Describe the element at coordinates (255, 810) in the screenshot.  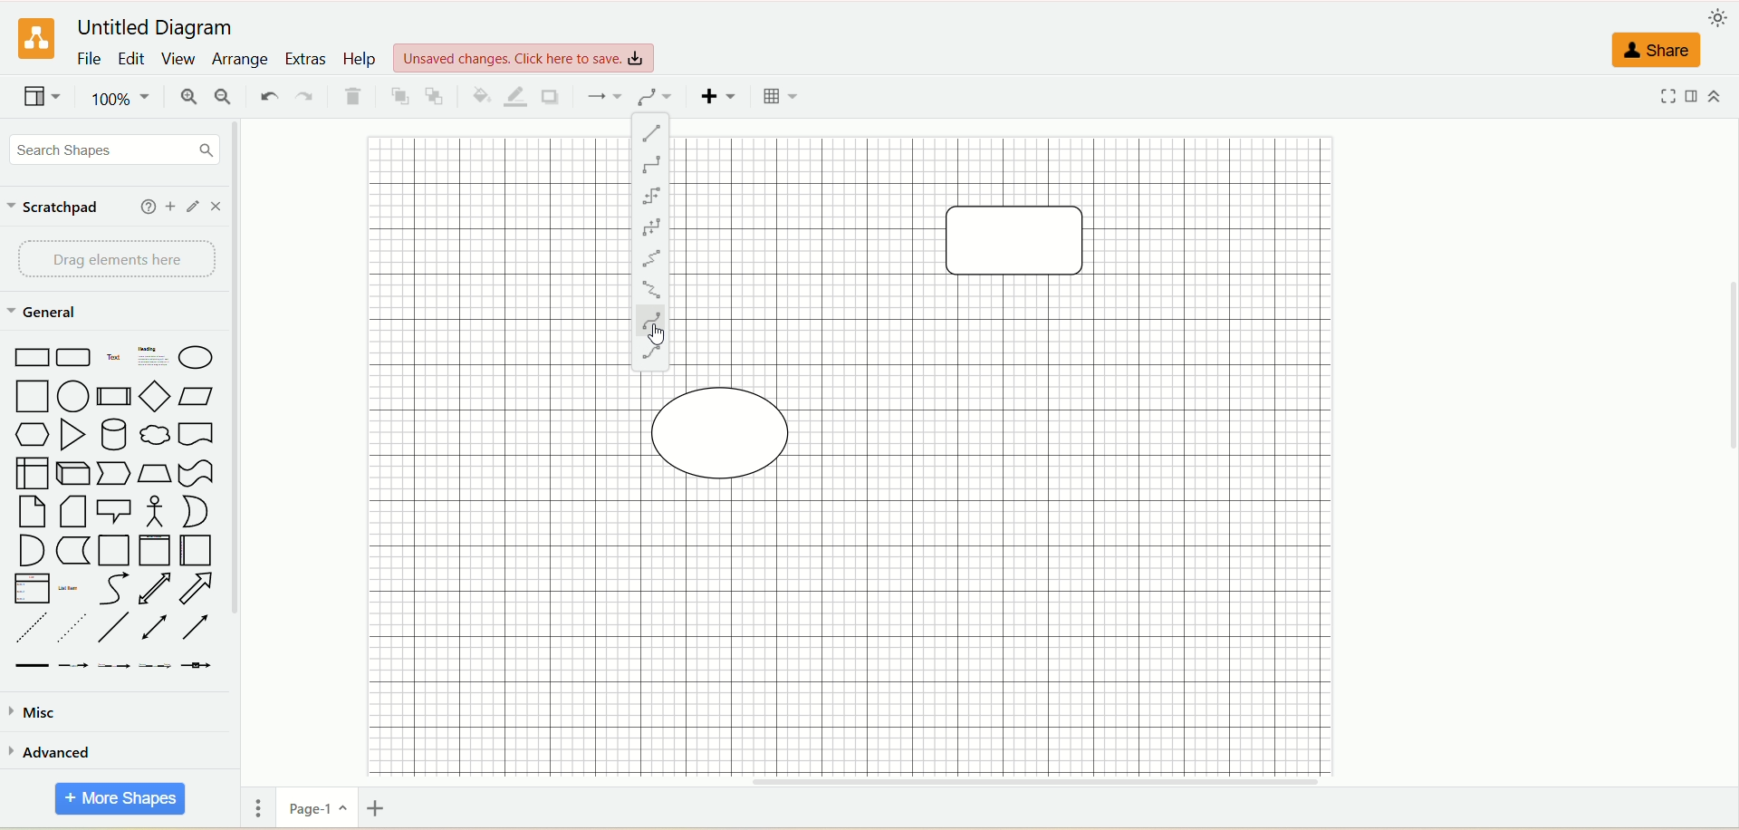
I see `pages` at that location.